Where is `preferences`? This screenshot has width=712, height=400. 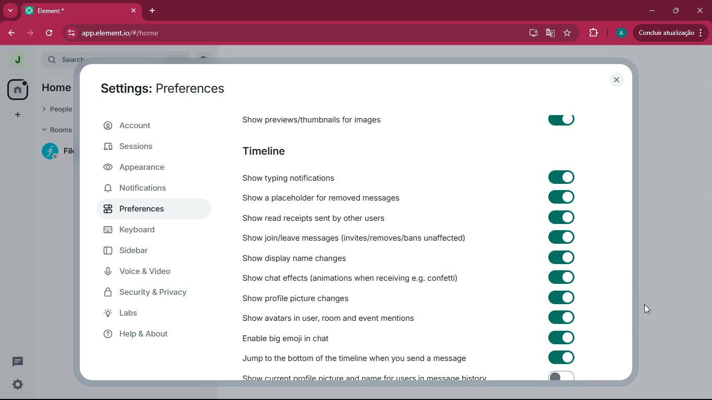
preferences is located at coordinates (146, 208).